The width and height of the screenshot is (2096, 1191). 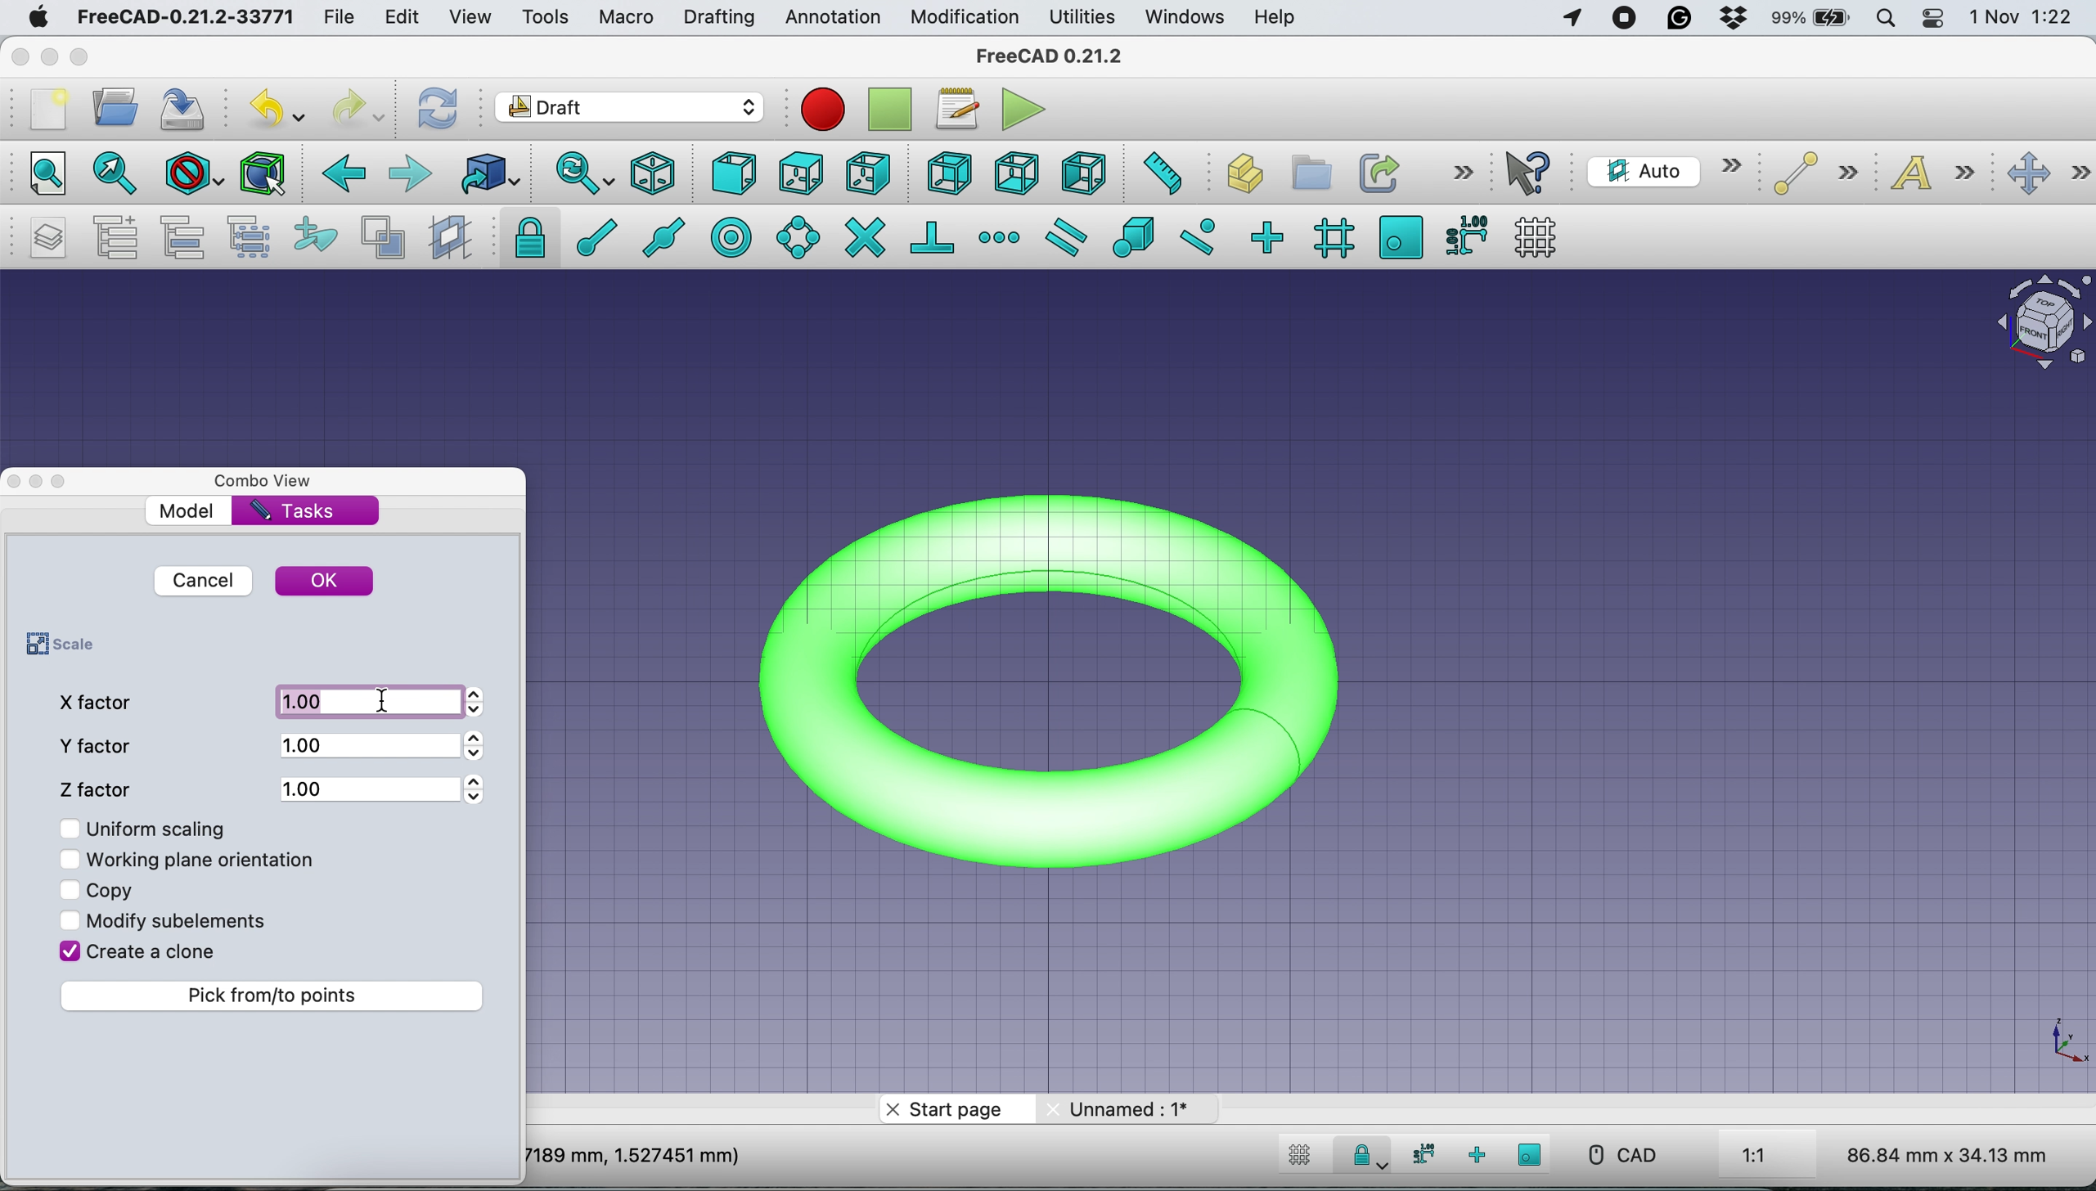 What do you see at coordinates (448, 236) in the screenshot?
I see `create working plane proxy` at bounding box center [448, 236].